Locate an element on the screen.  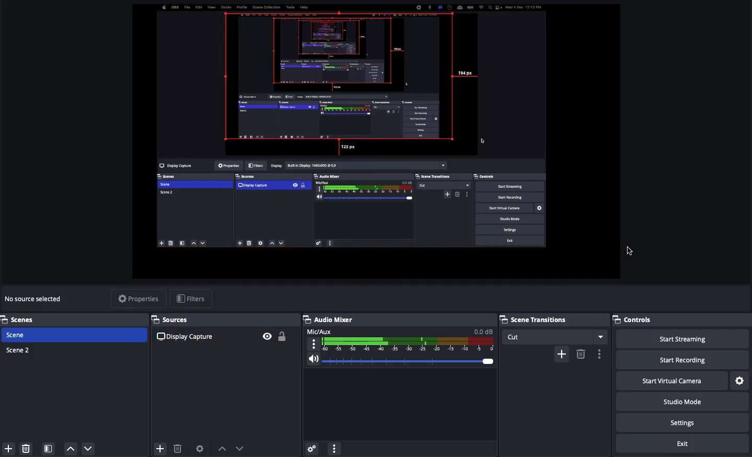
More is located at coordinates (334, 448).